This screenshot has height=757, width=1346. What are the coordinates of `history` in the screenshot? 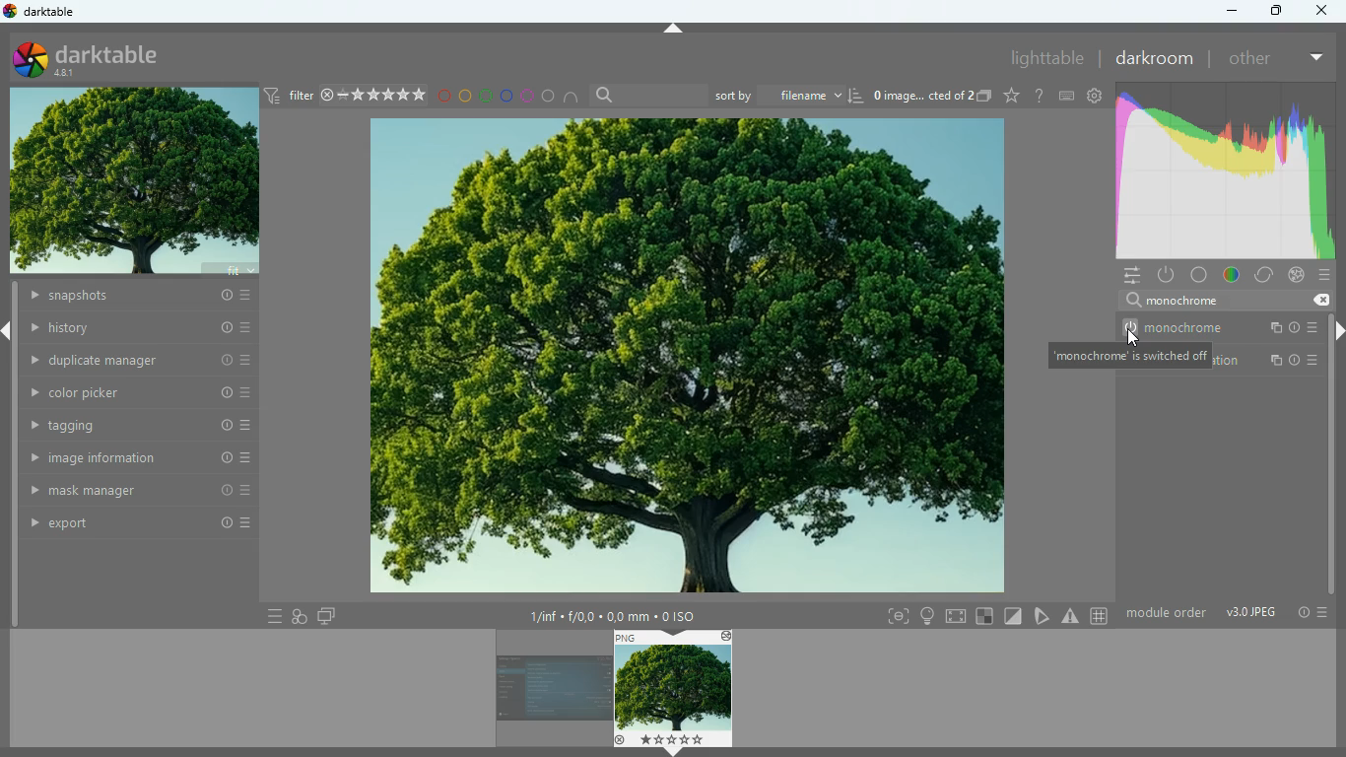 It's located at (142, 328).